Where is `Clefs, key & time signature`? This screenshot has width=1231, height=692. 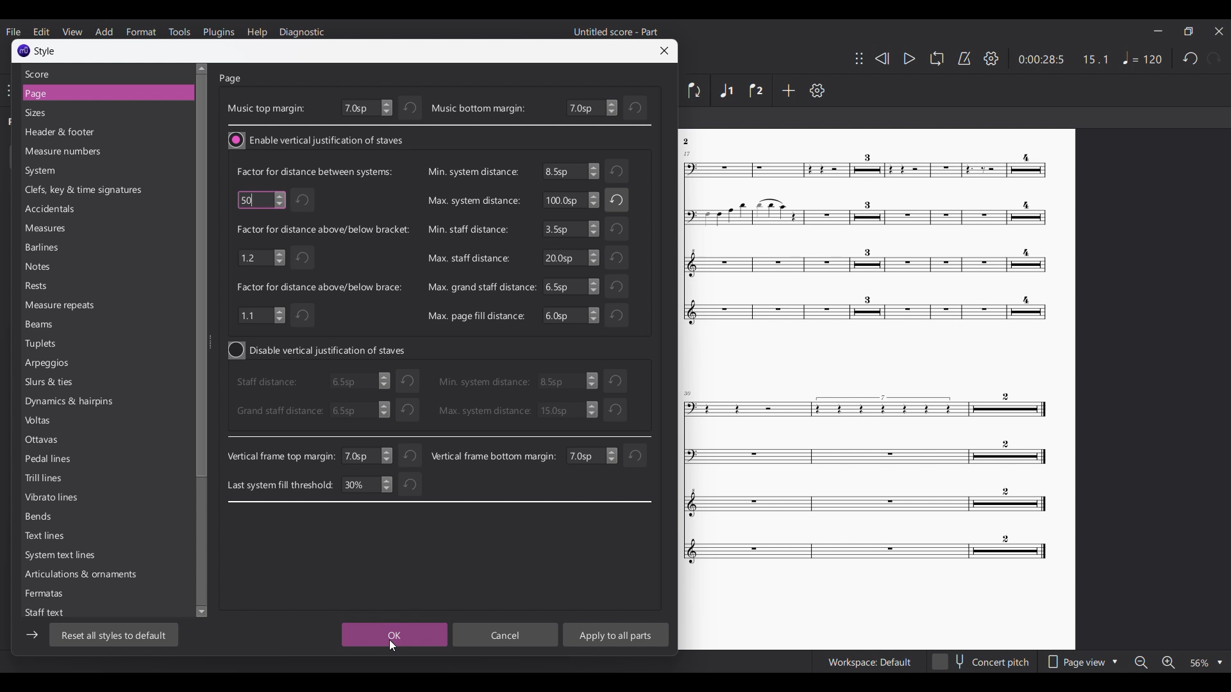 Clefs, key & time signature is located at coordinates (88, 190).